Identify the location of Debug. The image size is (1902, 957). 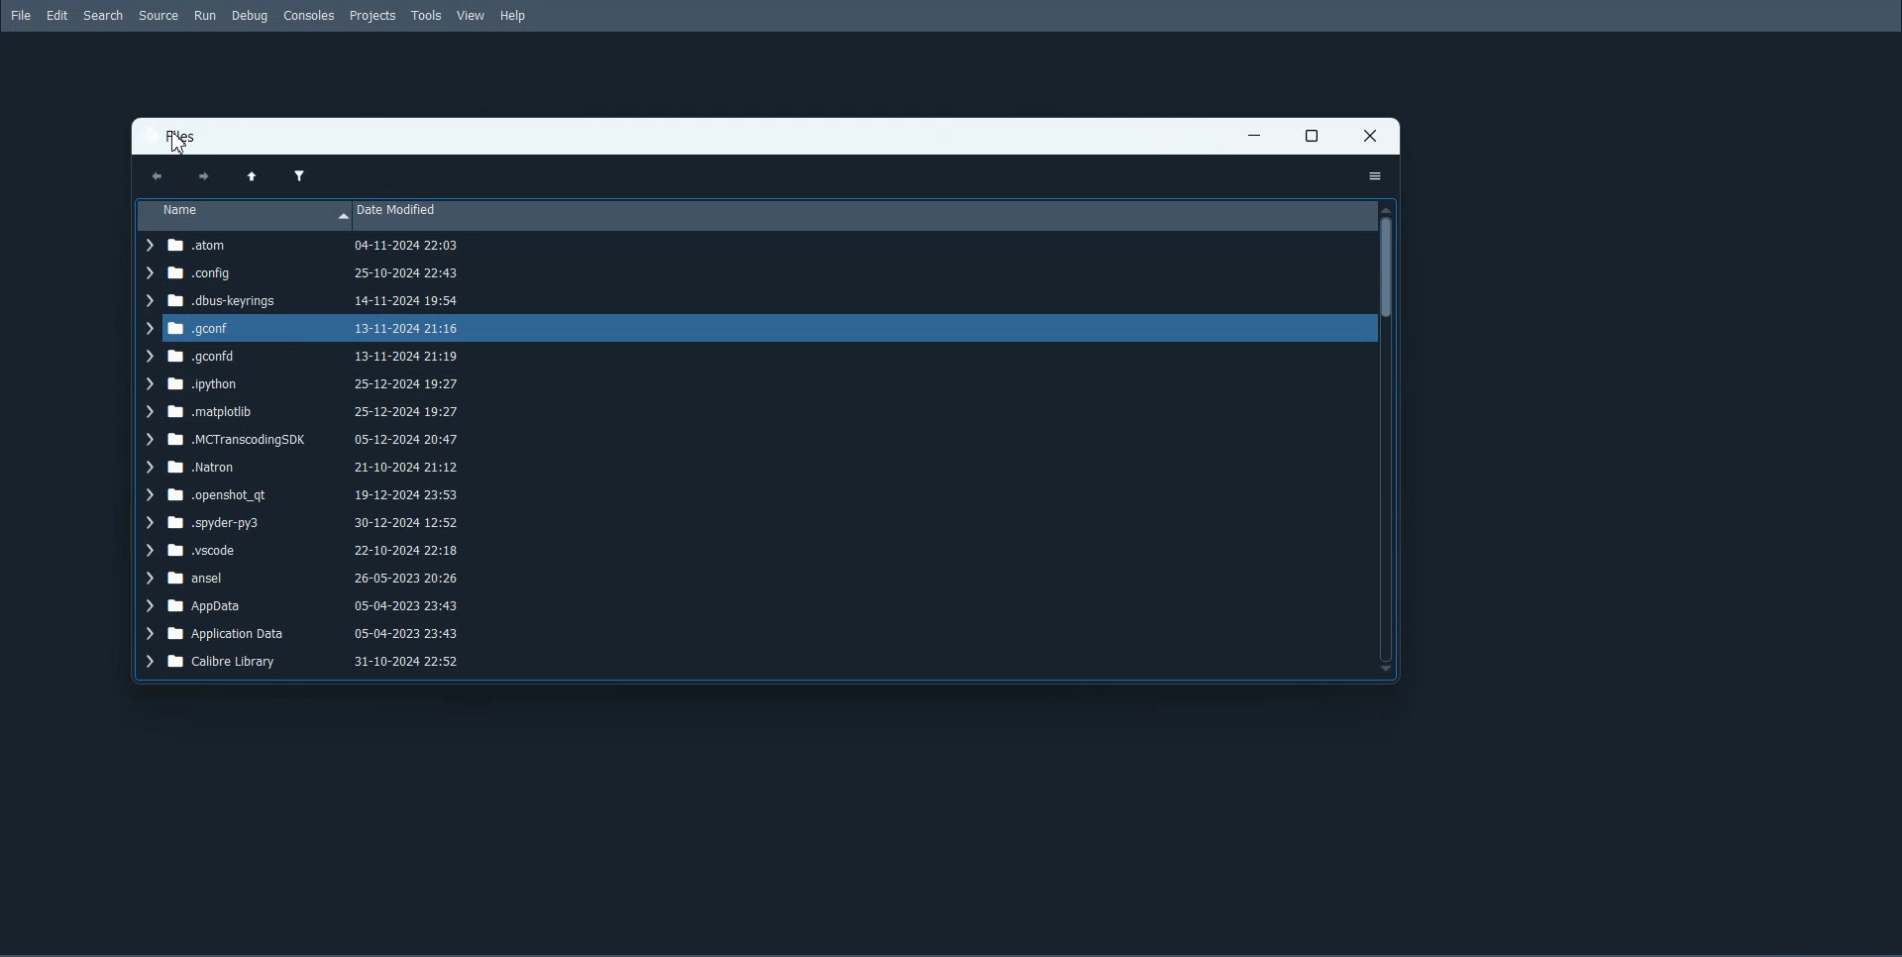
(249, 16).